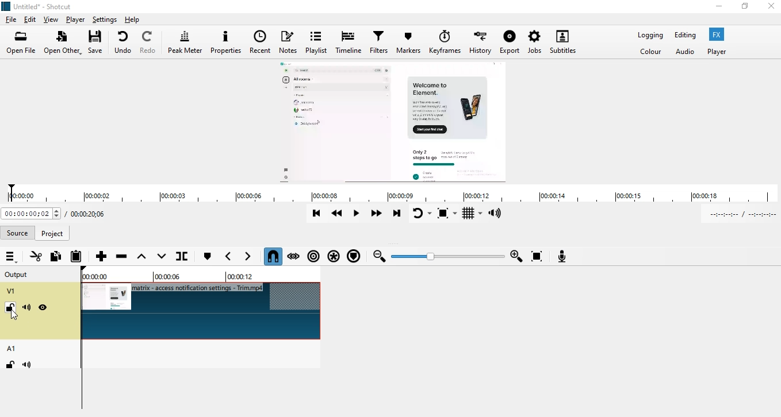 This screenshot has height=417, width=781. What do you see at coordinates (472, 214) in the screenshot?
I see `Toggle grid display ` at bounding box center [472, 214].